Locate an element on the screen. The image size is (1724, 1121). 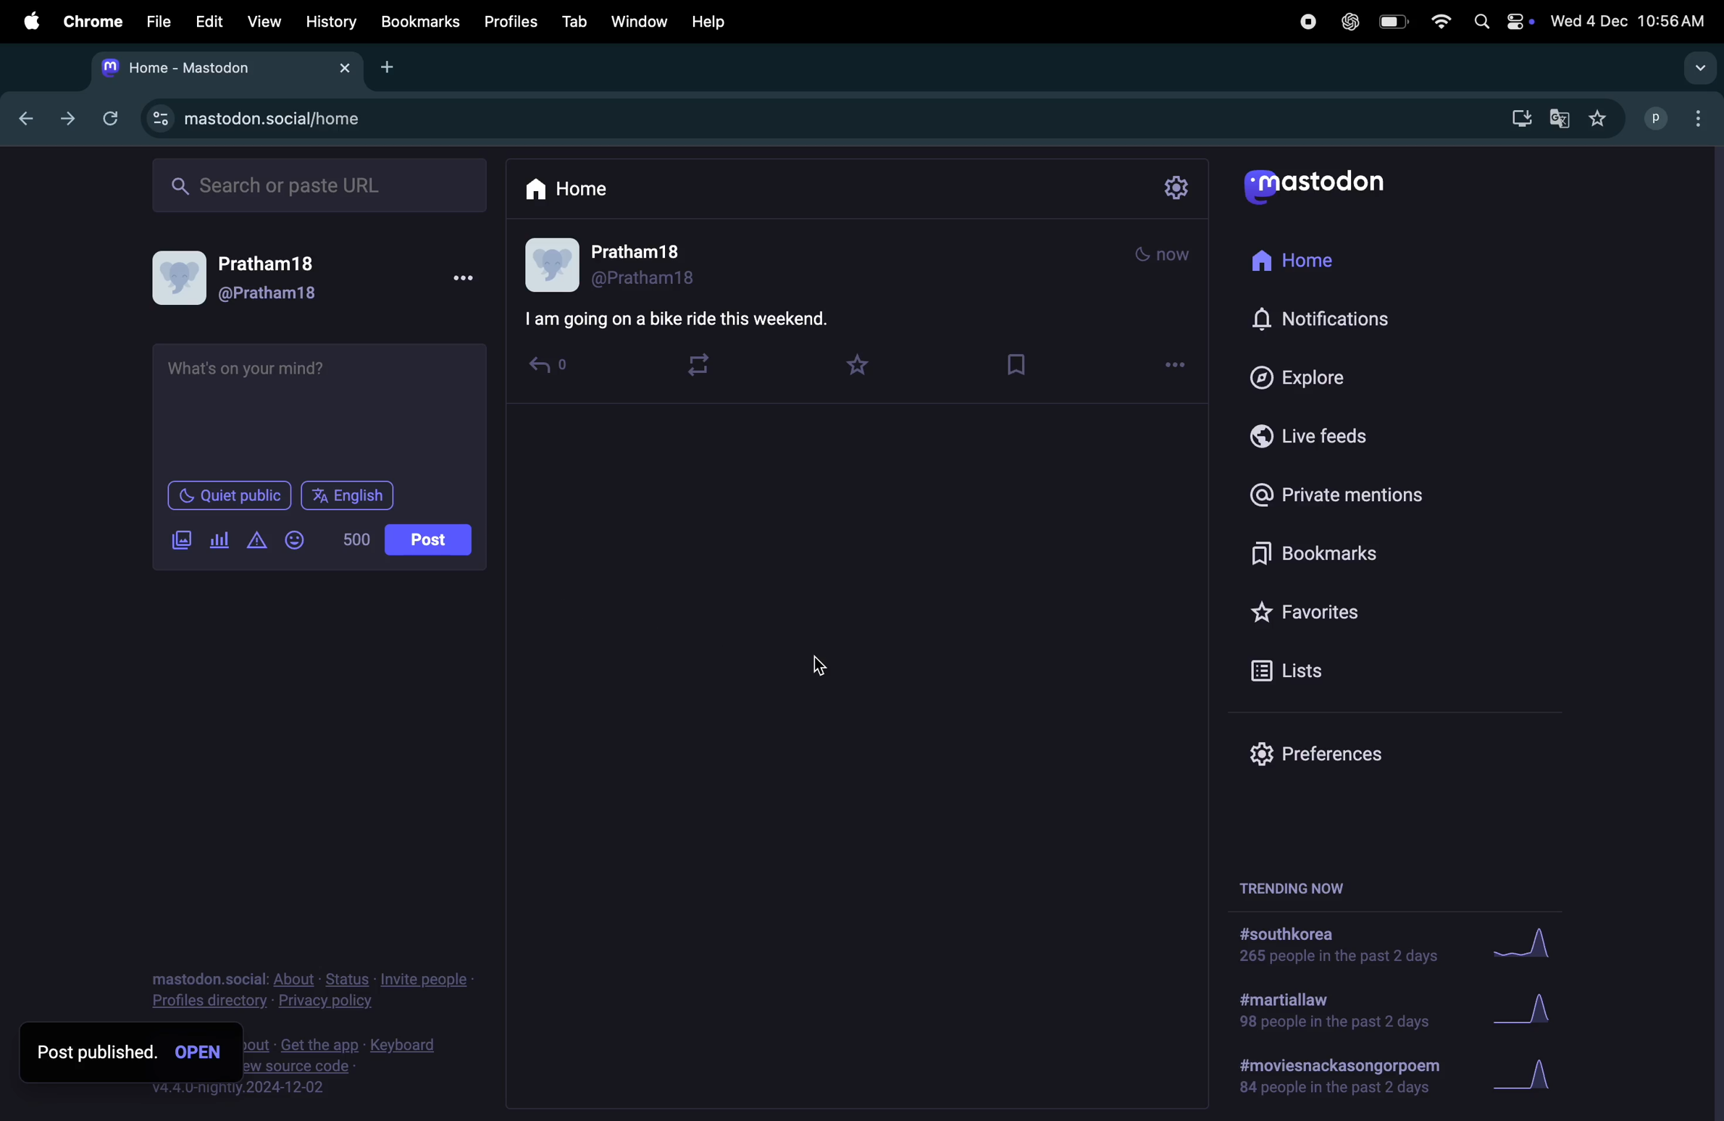
add tab is located at coordinates (396, 66).